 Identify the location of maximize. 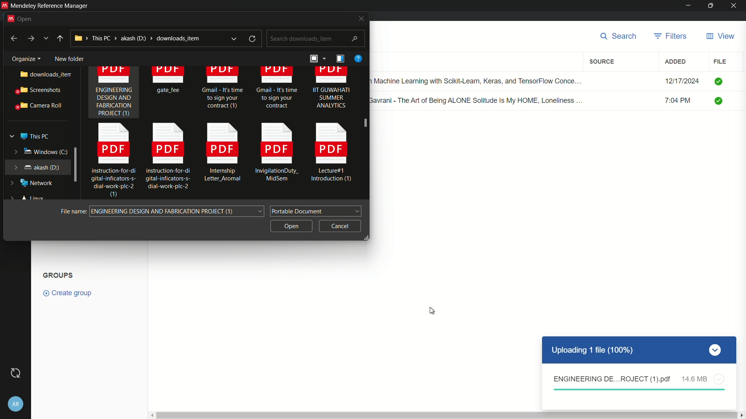
(711, 6).